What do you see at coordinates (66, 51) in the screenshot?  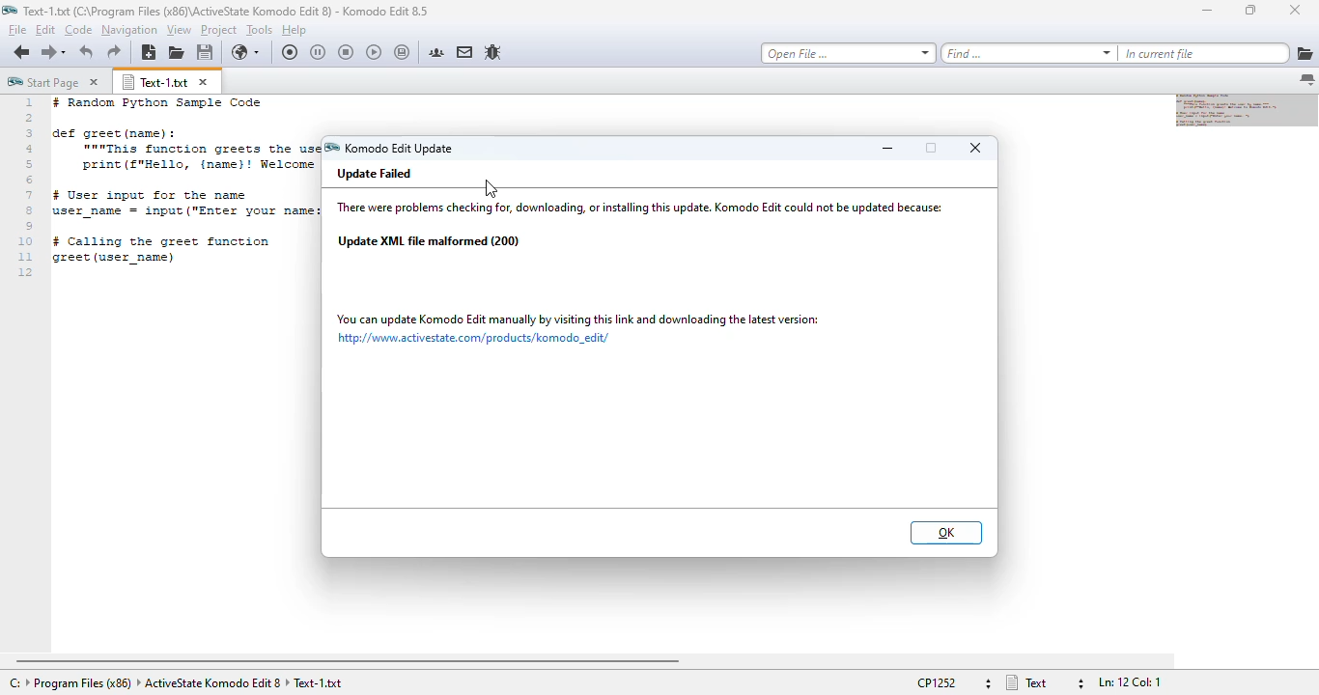 I see `recent locations` at bounding box center [66, 51].